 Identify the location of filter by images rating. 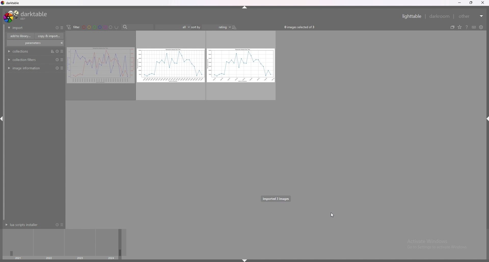
(172, 27).